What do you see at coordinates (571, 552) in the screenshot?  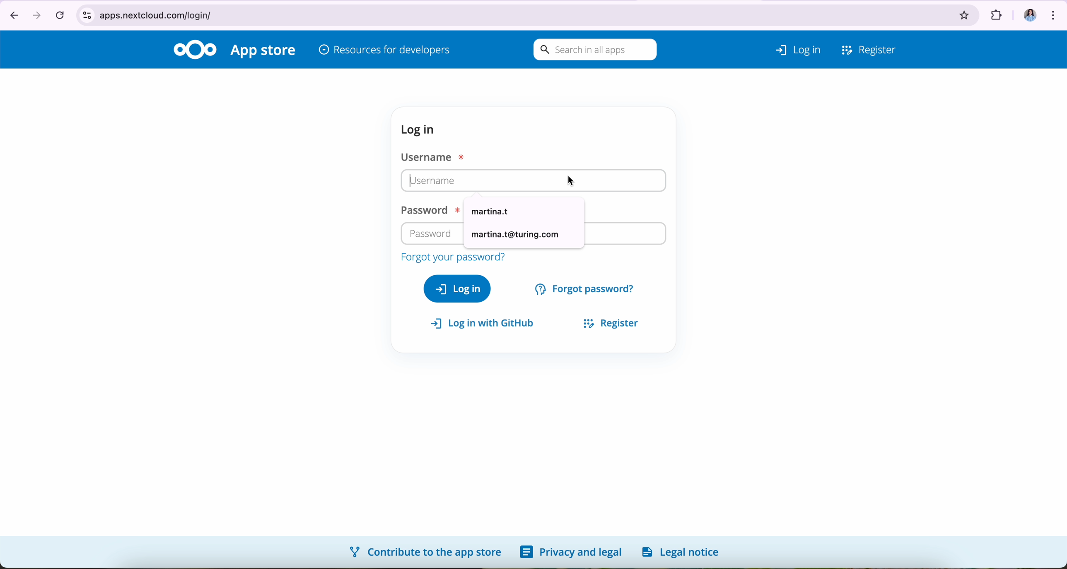 I see `privacy and legal` at bounding box center [571, 552].